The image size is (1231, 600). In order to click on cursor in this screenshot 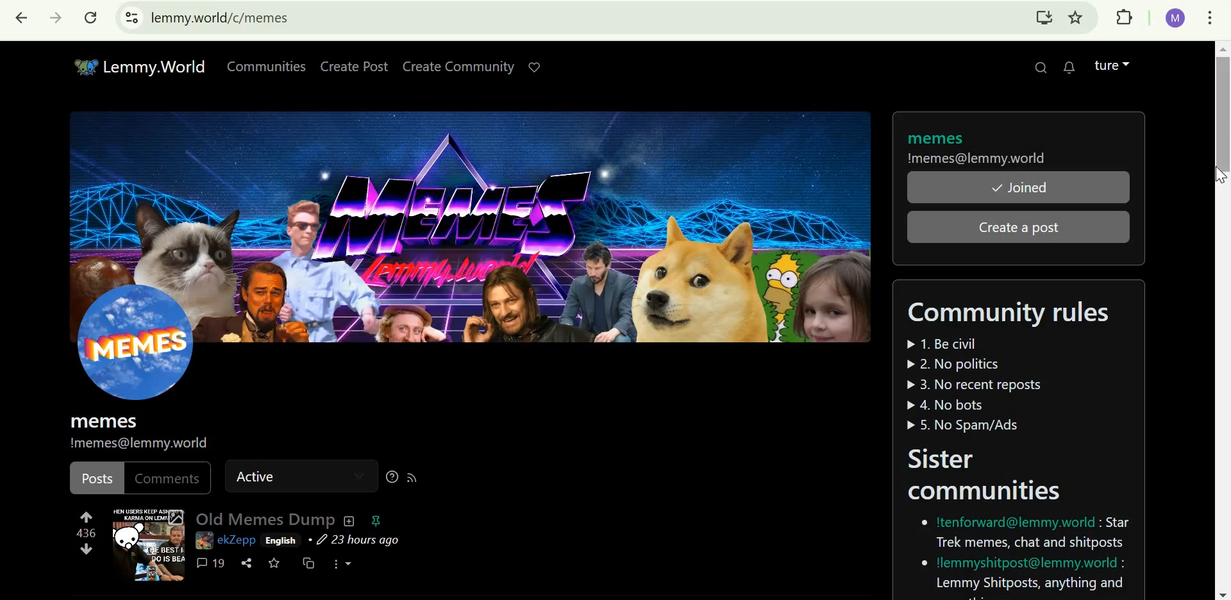, I will do `click(1217, 178)`.